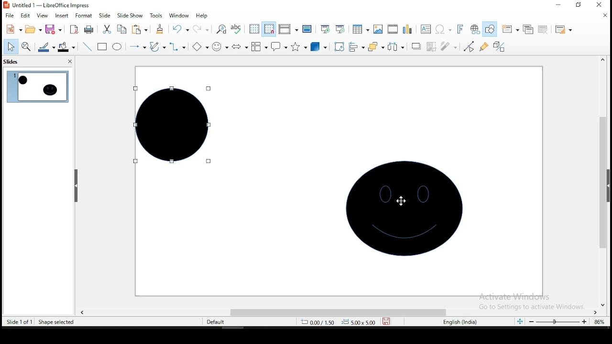 The image size is (612, 344). I want to click on align objects, so click(356, 48).